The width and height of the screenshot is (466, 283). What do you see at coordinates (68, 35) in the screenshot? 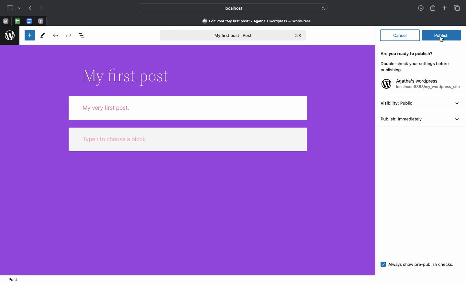
I see `Redo` at bounding box center [68, 35].